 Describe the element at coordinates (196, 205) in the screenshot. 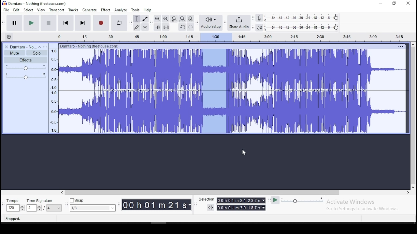

I see `` at that location.